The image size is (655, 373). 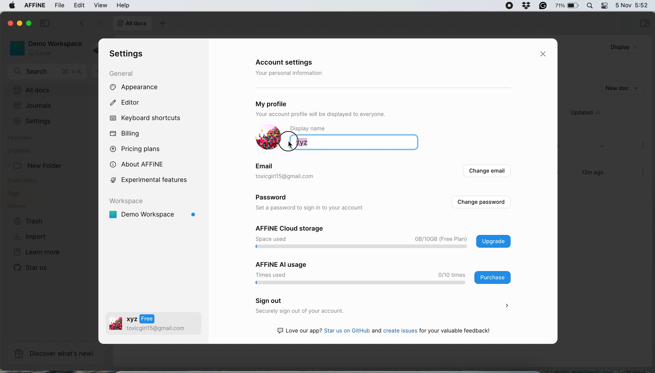 I want to click on change email, so click(x=486, y=172).